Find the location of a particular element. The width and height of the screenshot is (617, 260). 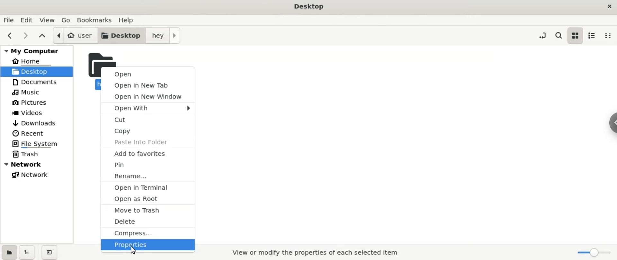

help is located at coordinates (130, 21).